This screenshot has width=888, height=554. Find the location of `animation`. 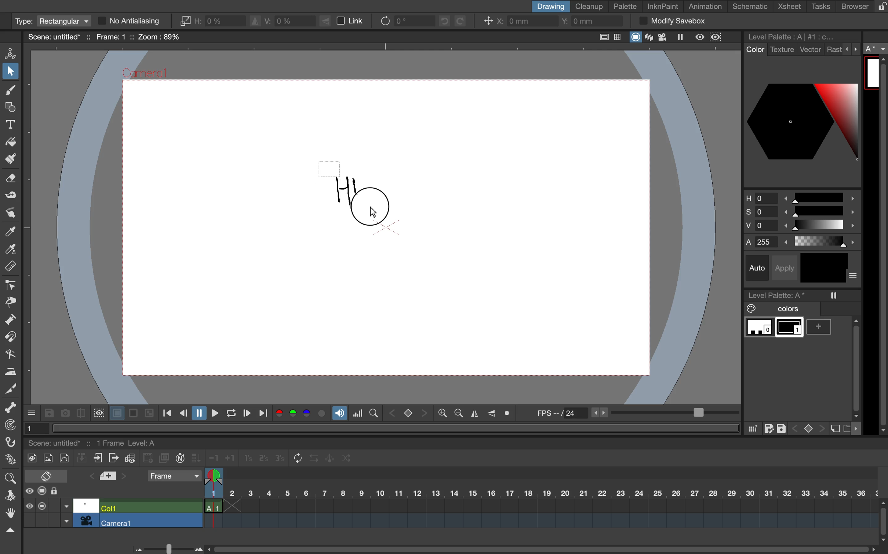

animation is located at coordinates (708, 7).